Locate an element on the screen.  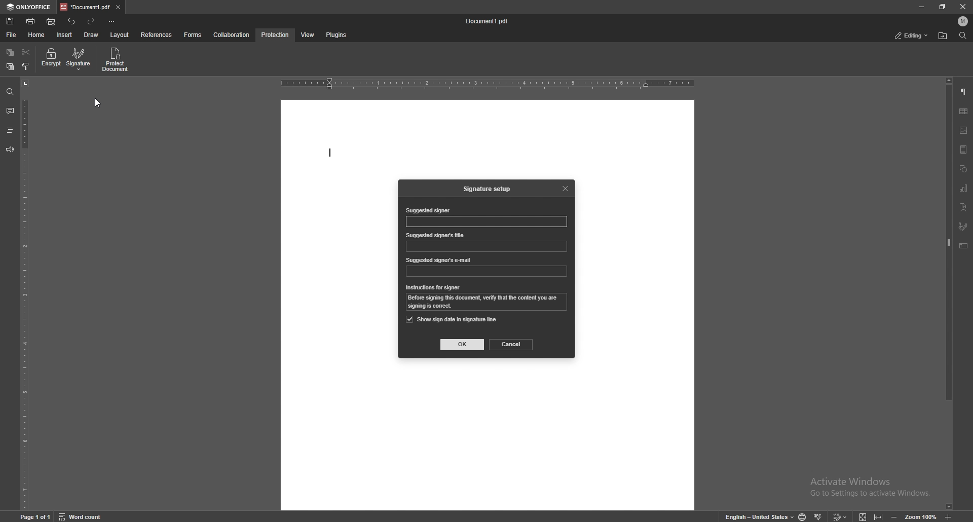
undo is located at coordinates (72, 21).